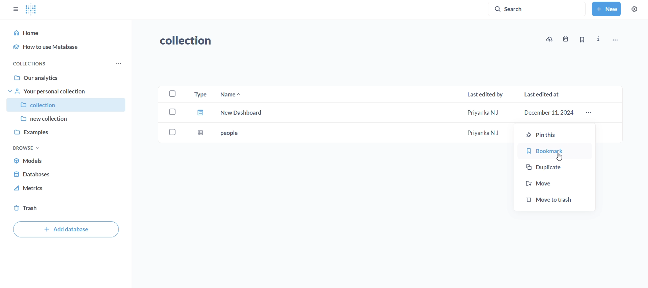 The width and height of the screenshot is (648, 288). What do you see at coordinates (31, 63) in the screenshot?
I see `collections` at bounding box center [31, 63].